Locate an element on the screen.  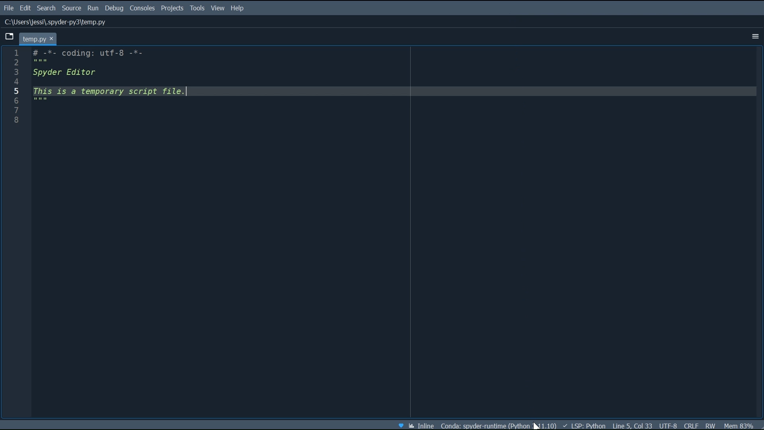
Current file tab is located at coordinates (39, 38).